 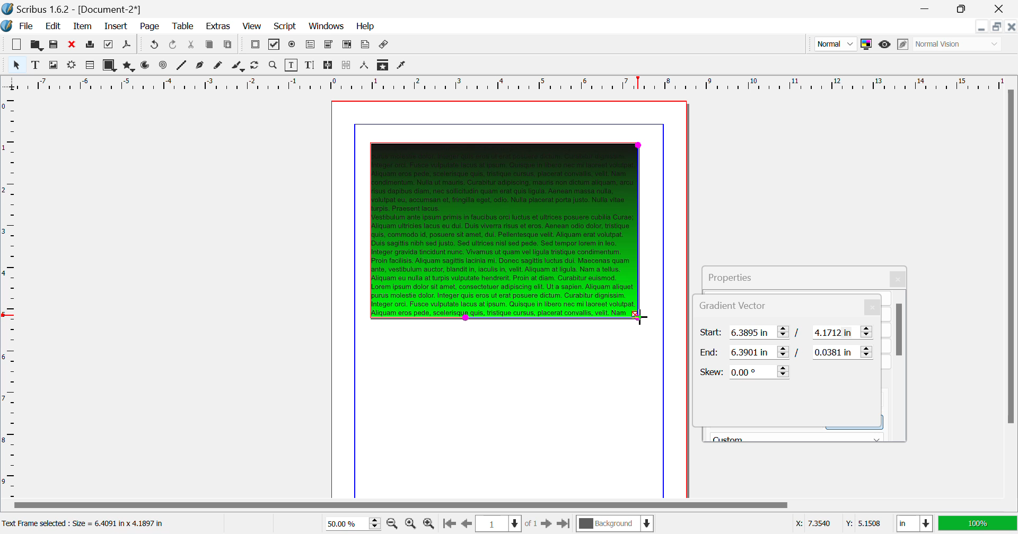 I want to click on Calligraphic Line, so click(x=239, y=67).